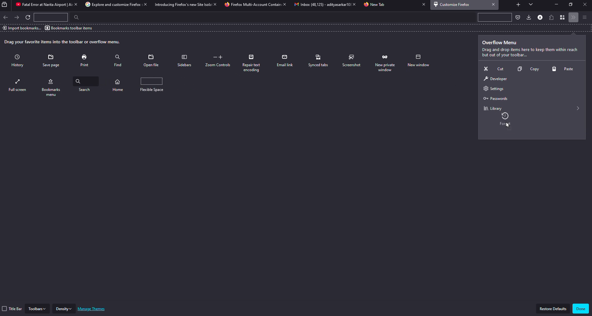 The width and height of the screenshot is (592, 316). Describe the element at coordinates (118, 59) in the screenshot. I see `find` at that location.